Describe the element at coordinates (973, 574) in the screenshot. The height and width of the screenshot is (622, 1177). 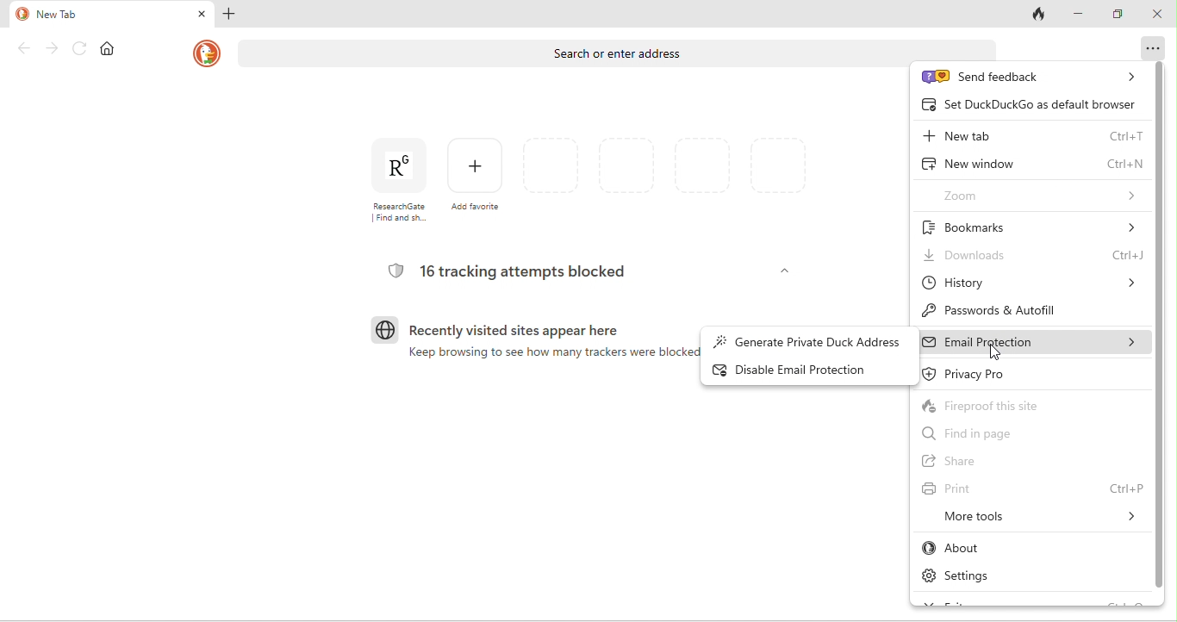
I see `settings` at that location.